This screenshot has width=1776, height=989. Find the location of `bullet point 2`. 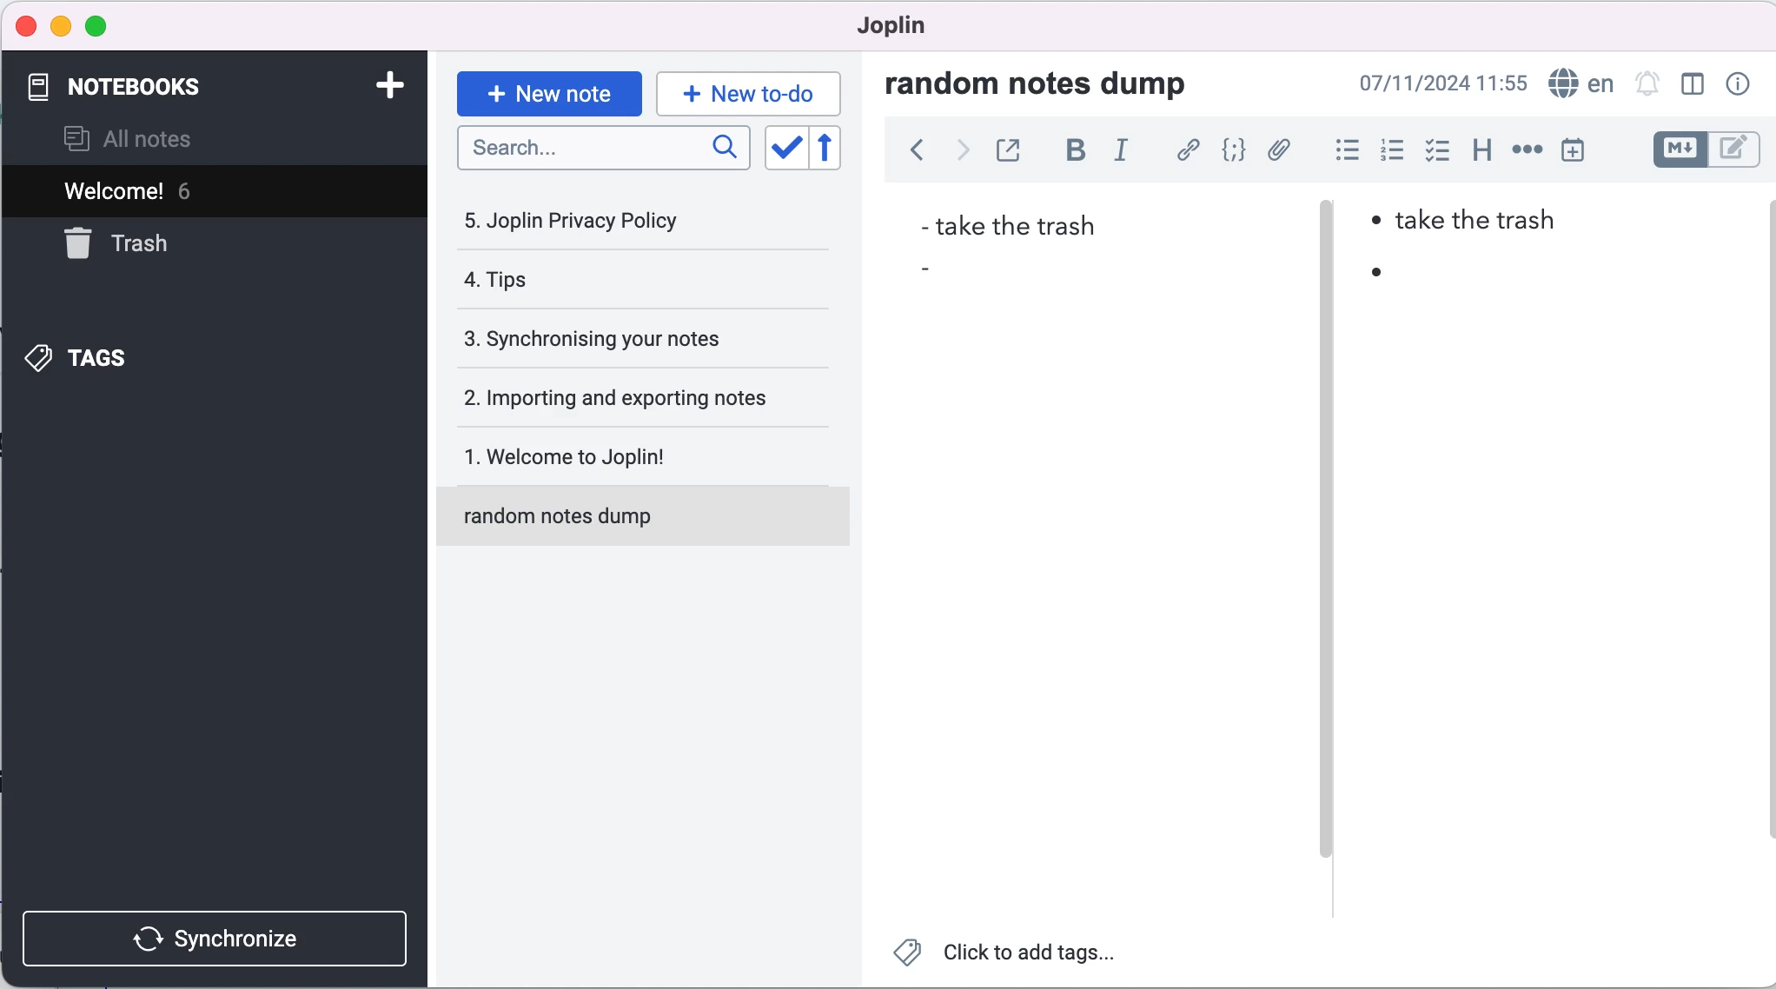

bullet point 2 is located at coordinates (1375, 278).